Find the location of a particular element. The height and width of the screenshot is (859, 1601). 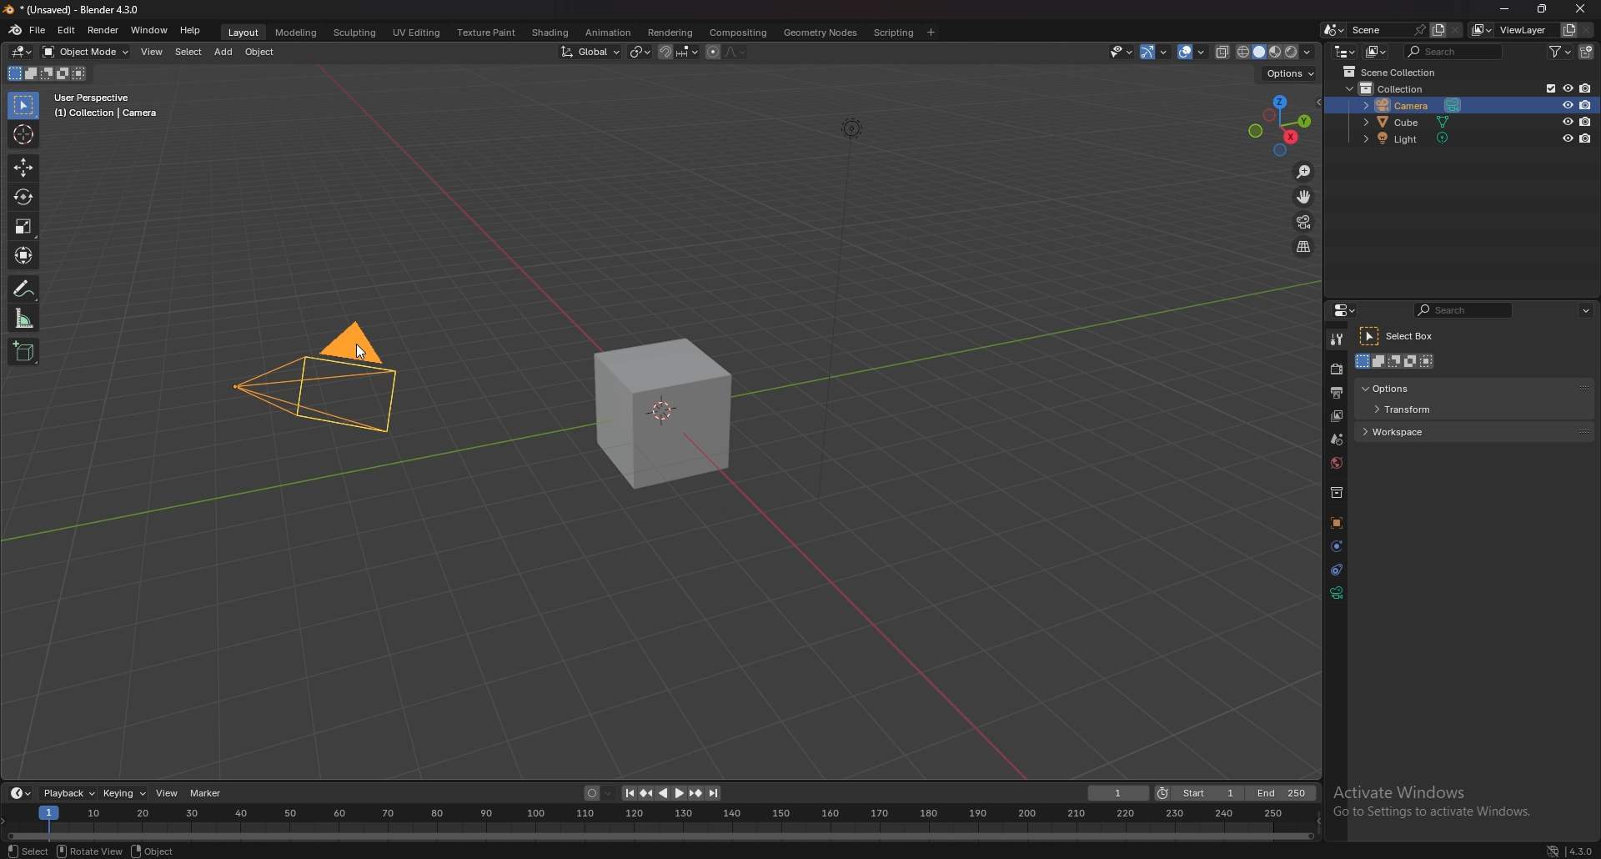

snapping is located at coordinates (676, 51).